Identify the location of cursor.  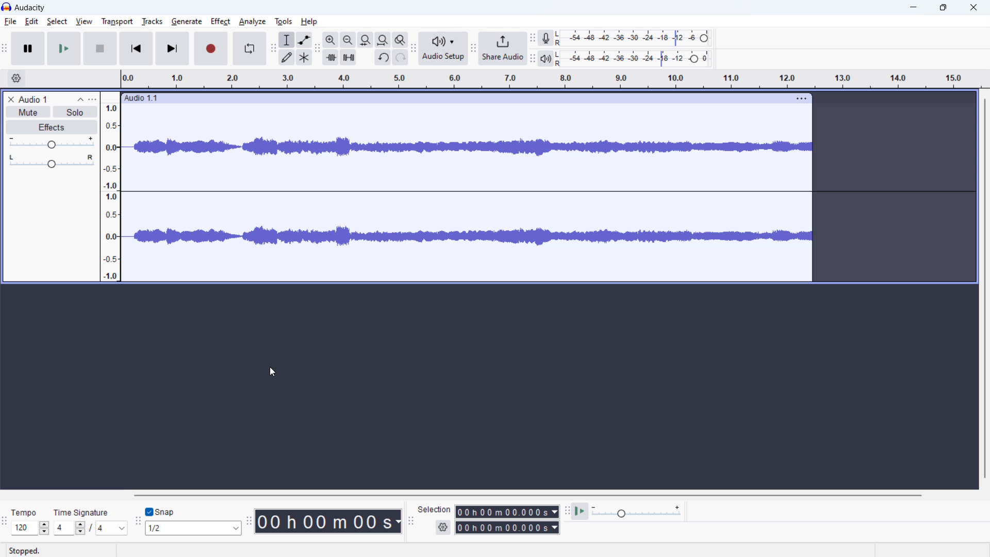
(272, 372).